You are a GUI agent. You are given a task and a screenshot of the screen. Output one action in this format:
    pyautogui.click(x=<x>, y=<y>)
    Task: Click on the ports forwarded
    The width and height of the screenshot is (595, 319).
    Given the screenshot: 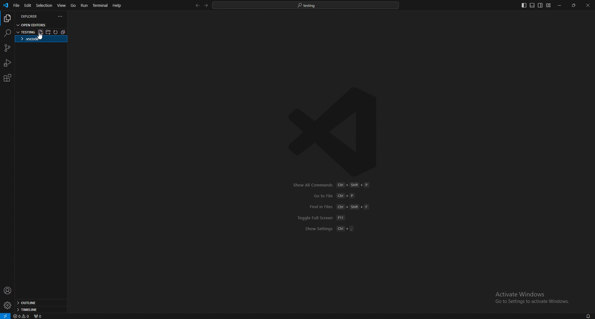 What is the action you would take?
    pyautogui.click(x=41, y=316)
    